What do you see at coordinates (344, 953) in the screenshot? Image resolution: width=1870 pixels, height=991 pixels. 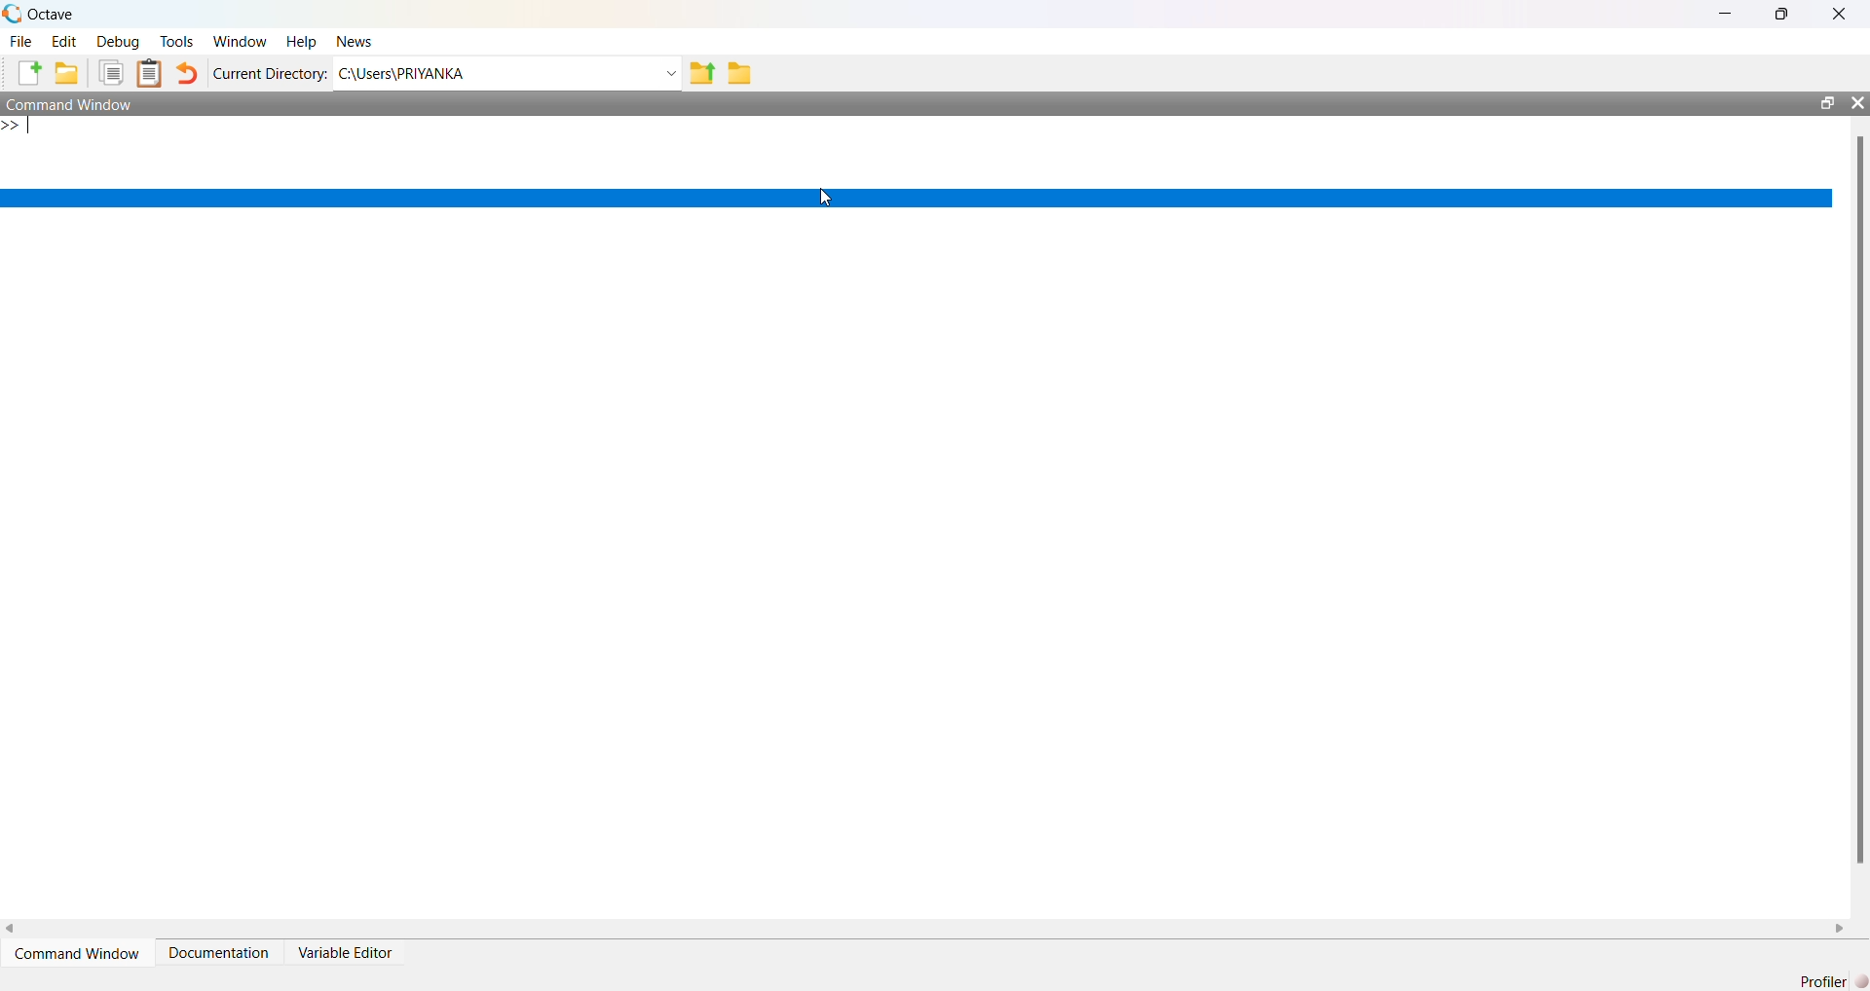 I see `Variable Editor` at bounding box center [344, 953].